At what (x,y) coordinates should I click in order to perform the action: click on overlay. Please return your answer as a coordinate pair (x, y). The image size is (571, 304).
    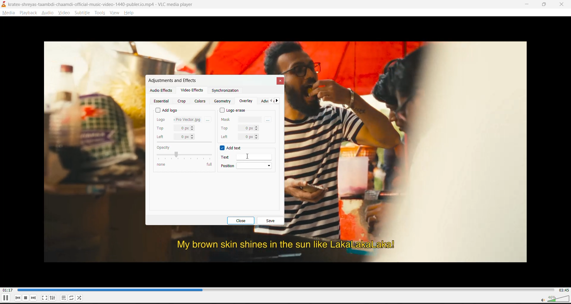
    Looking at the image, I should click on (246, 101).